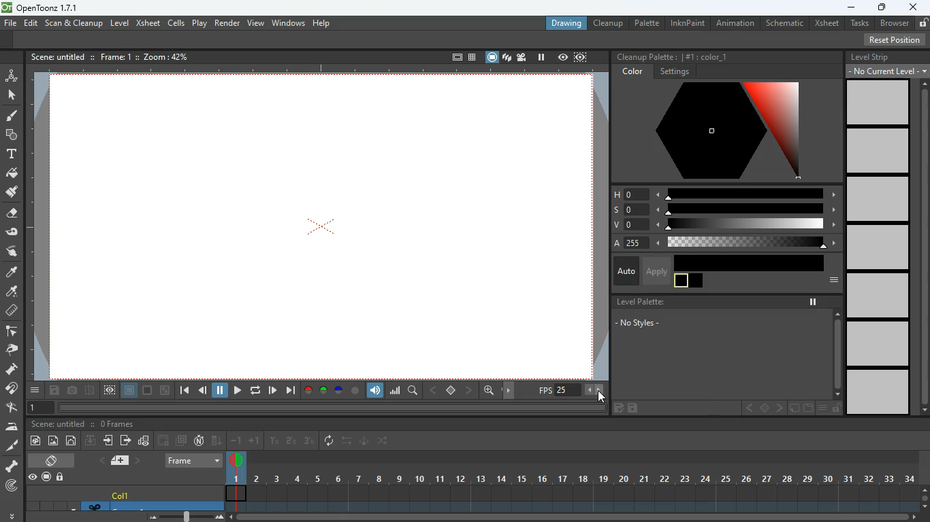 The height and width of the screenshot is (522, 930). What do you see at coordinates (288, 24) in the screenshot?
I see `windows` at bounding box center [288, 24].